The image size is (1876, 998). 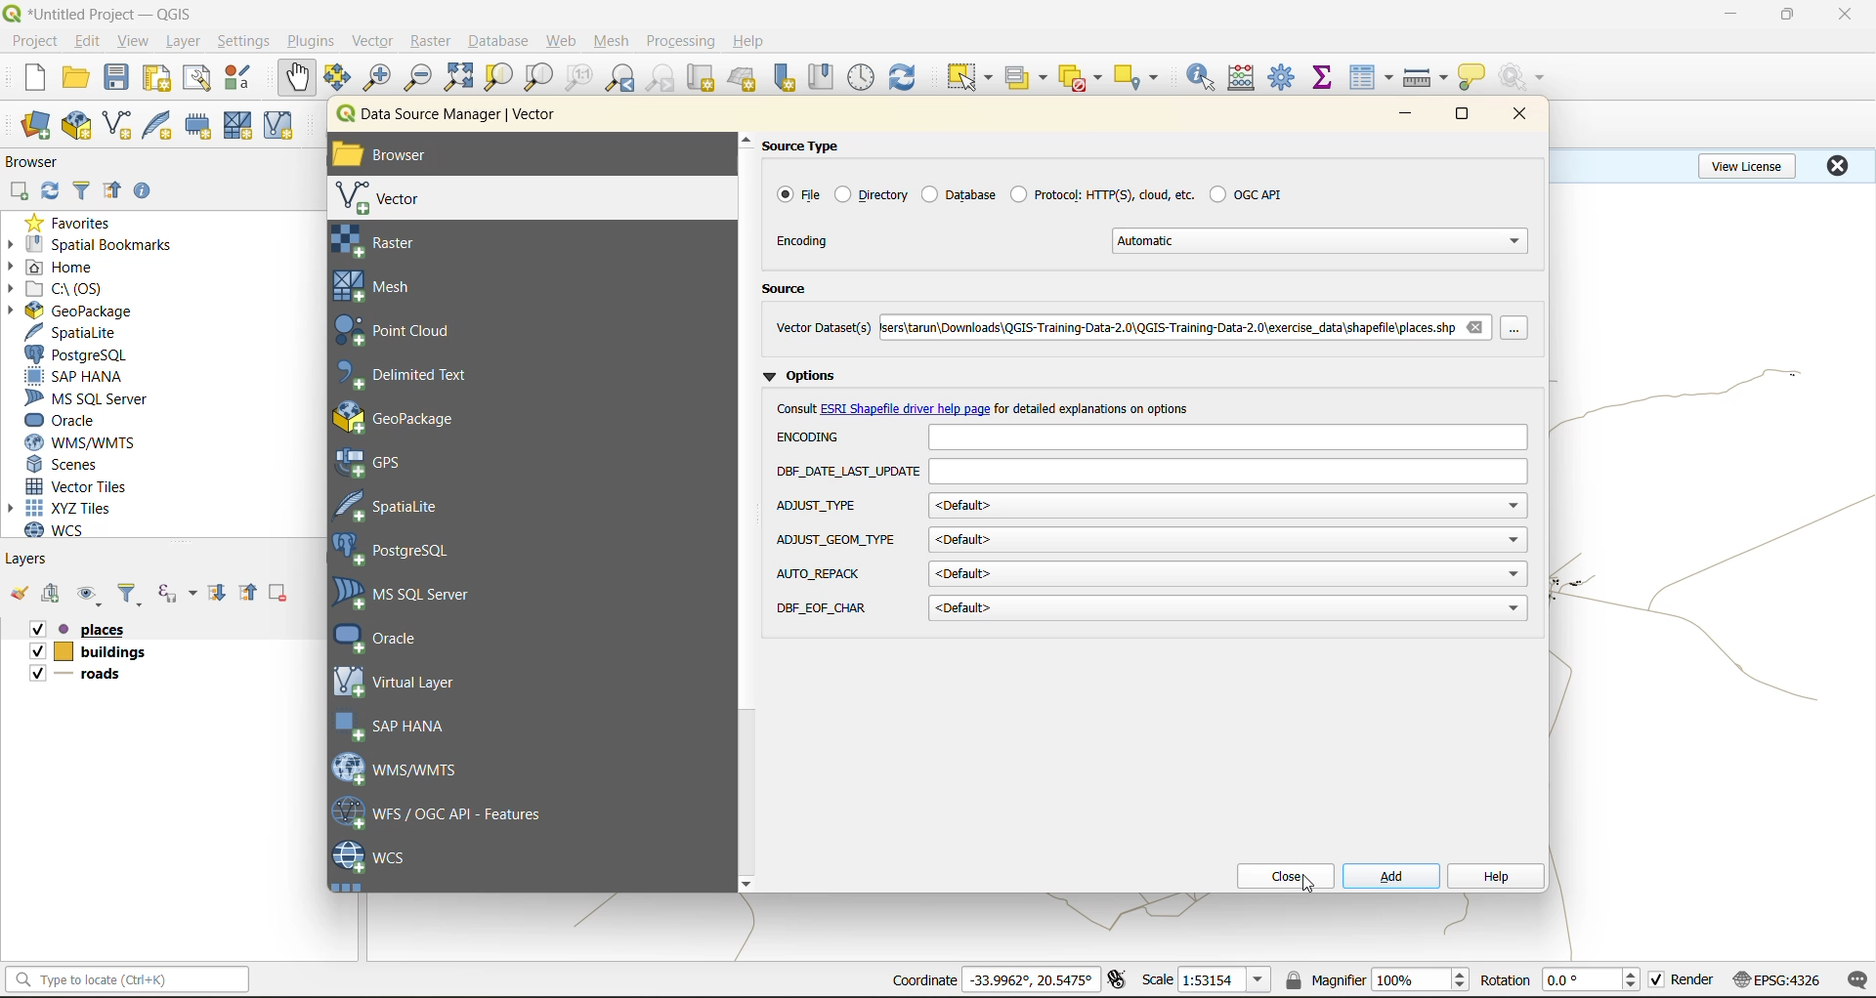 What do you see at coordinates (76, 355) in the screenshot?
I see `postgresql` at bounding box center [76, 355].